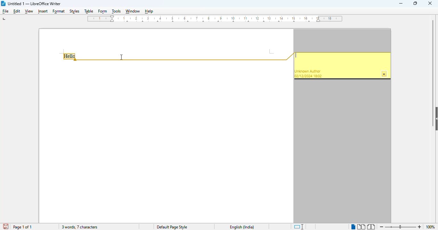  I want to click on unknown anchor, so click(308, 71).